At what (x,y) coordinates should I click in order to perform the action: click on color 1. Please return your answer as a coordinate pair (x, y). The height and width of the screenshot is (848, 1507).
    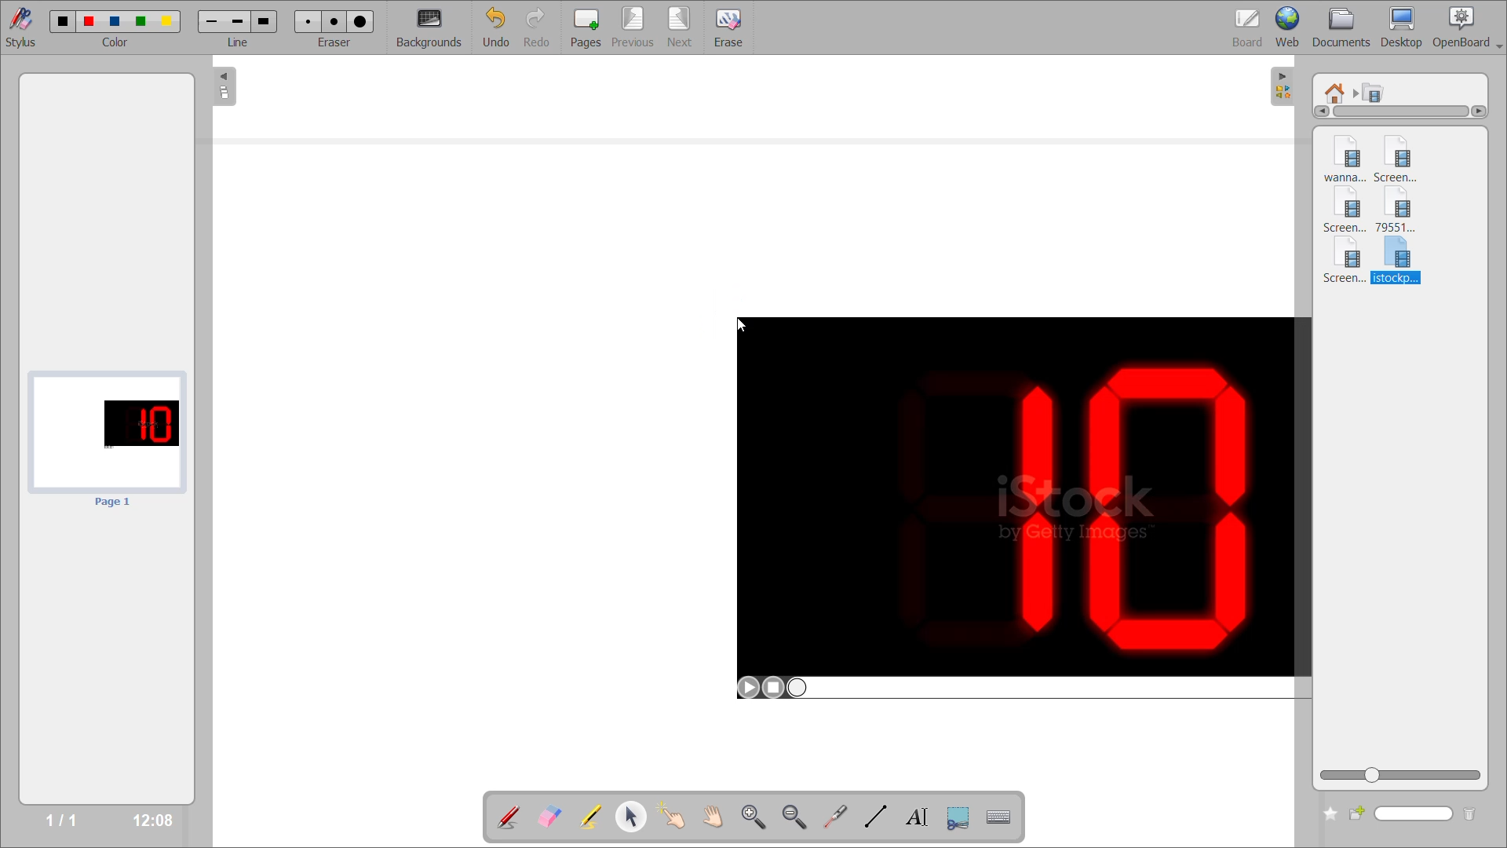
    Looking at the image, I should click on (62, 22).